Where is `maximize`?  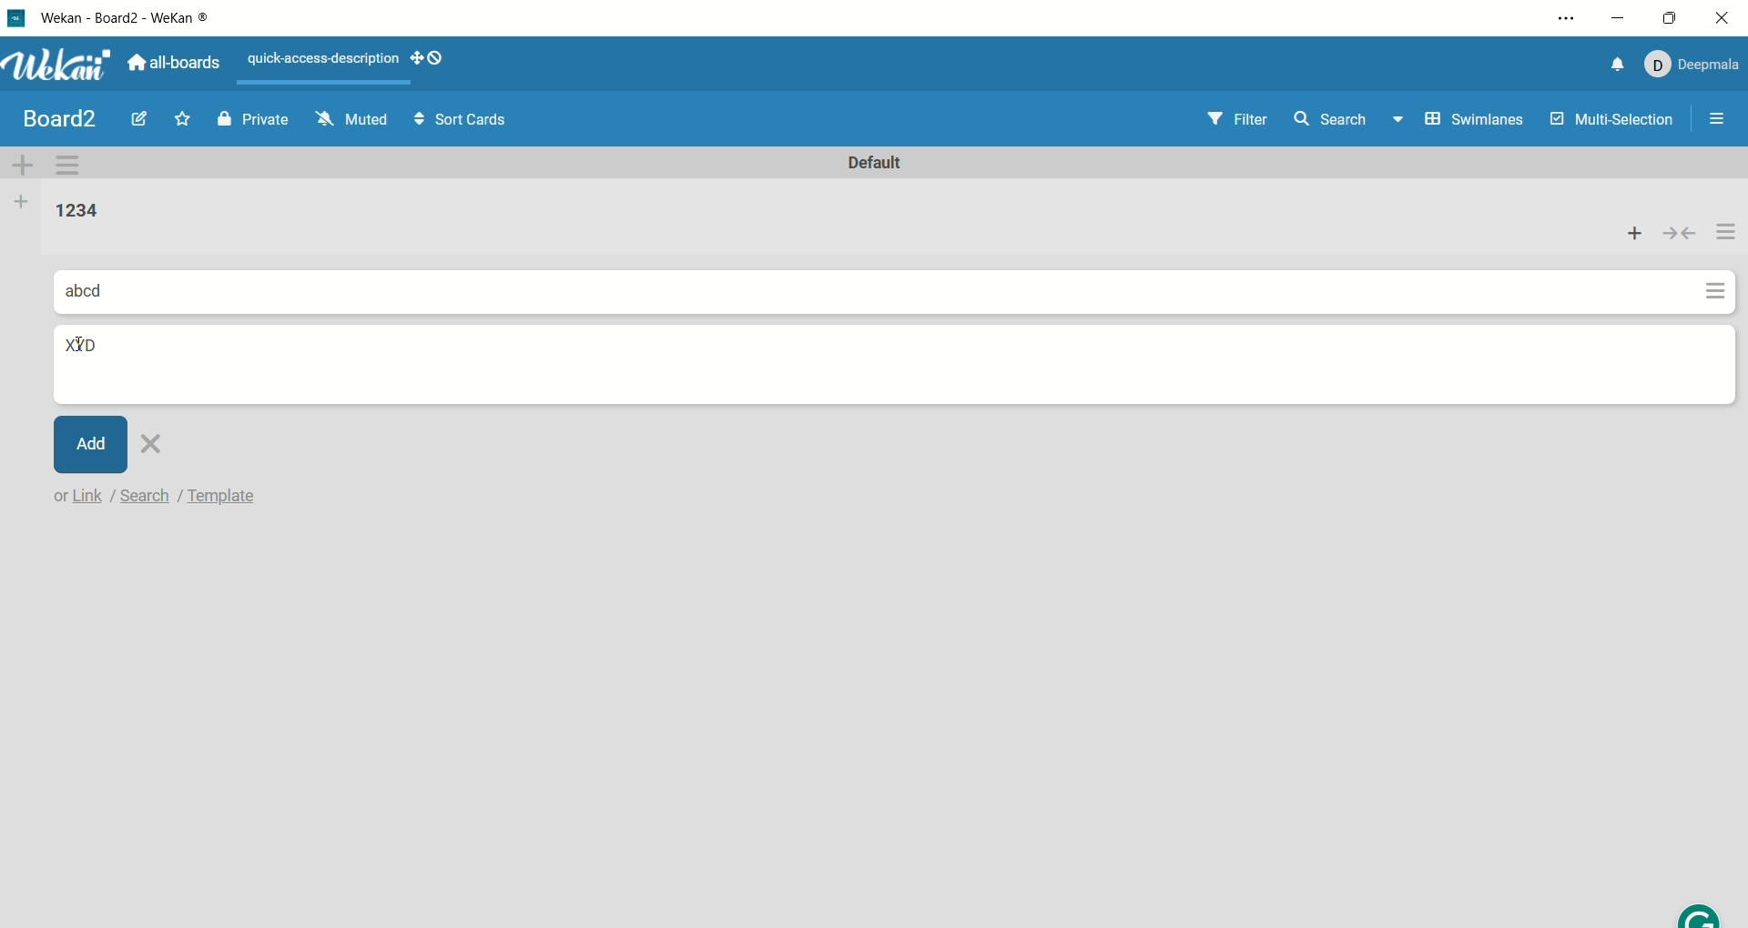
maximize is located at coordinates (1673, 14).